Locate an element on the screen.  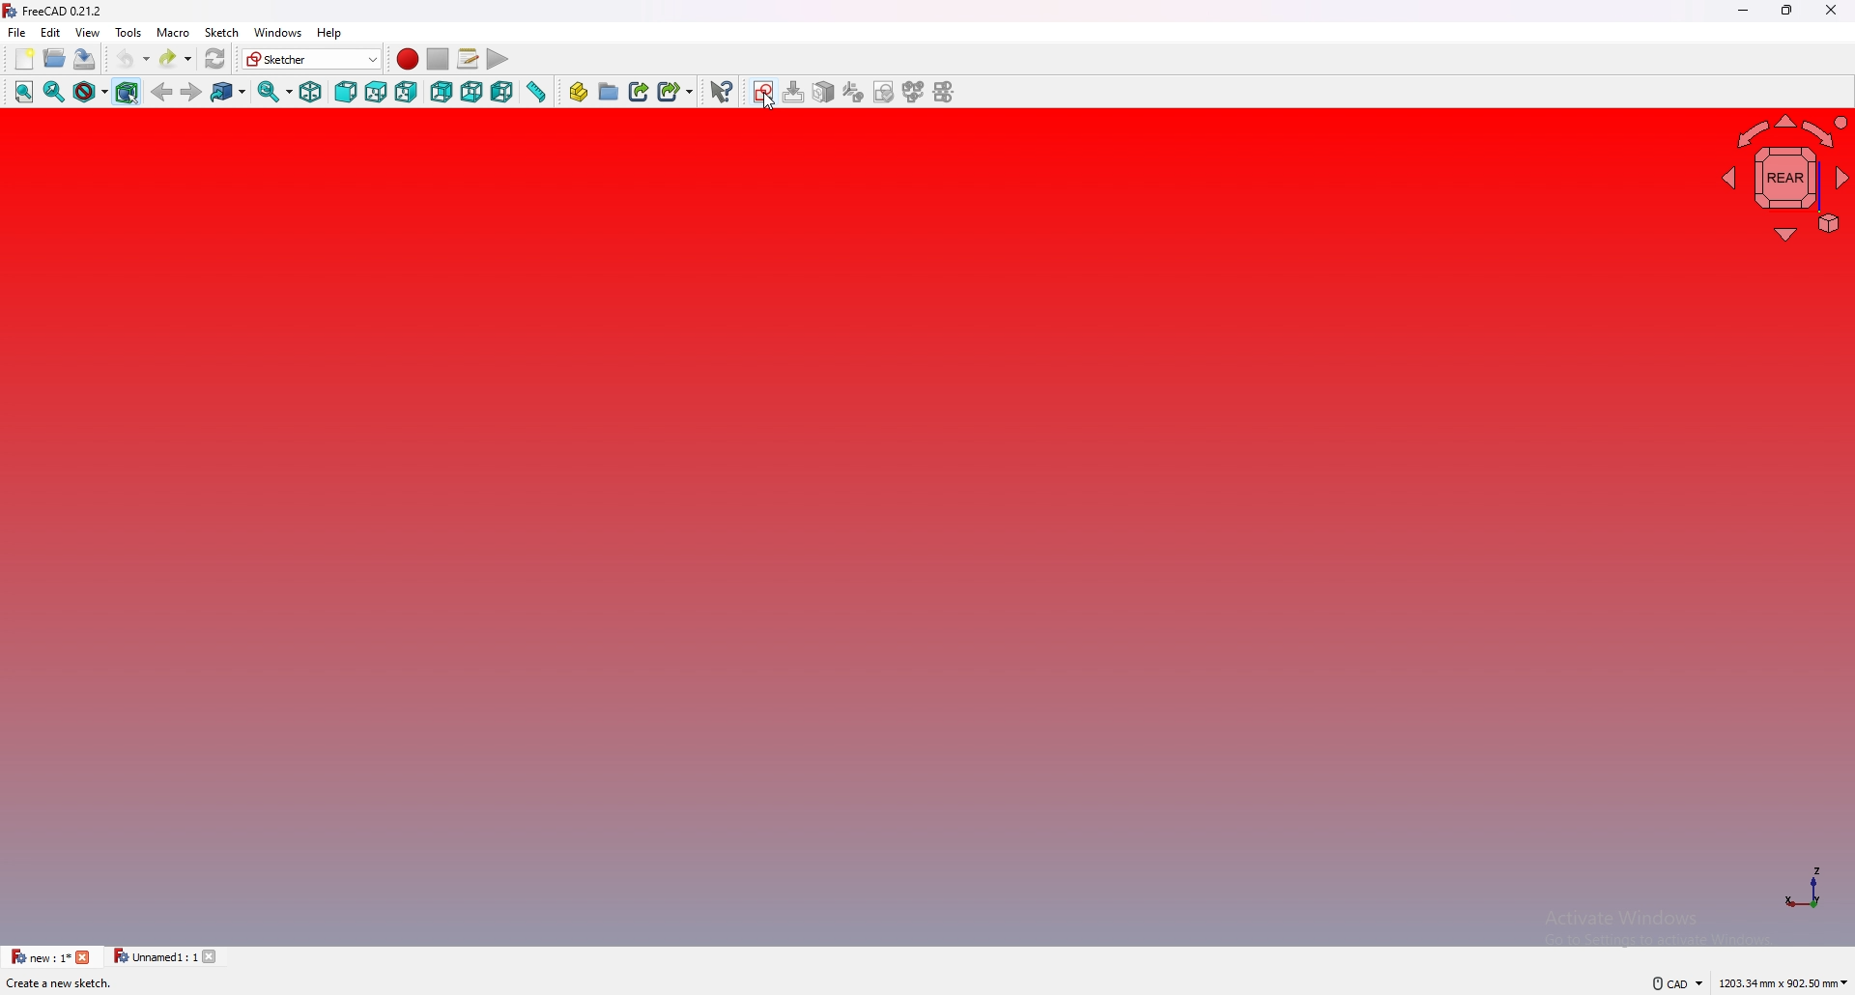
back is located at coordinates (163, 92).